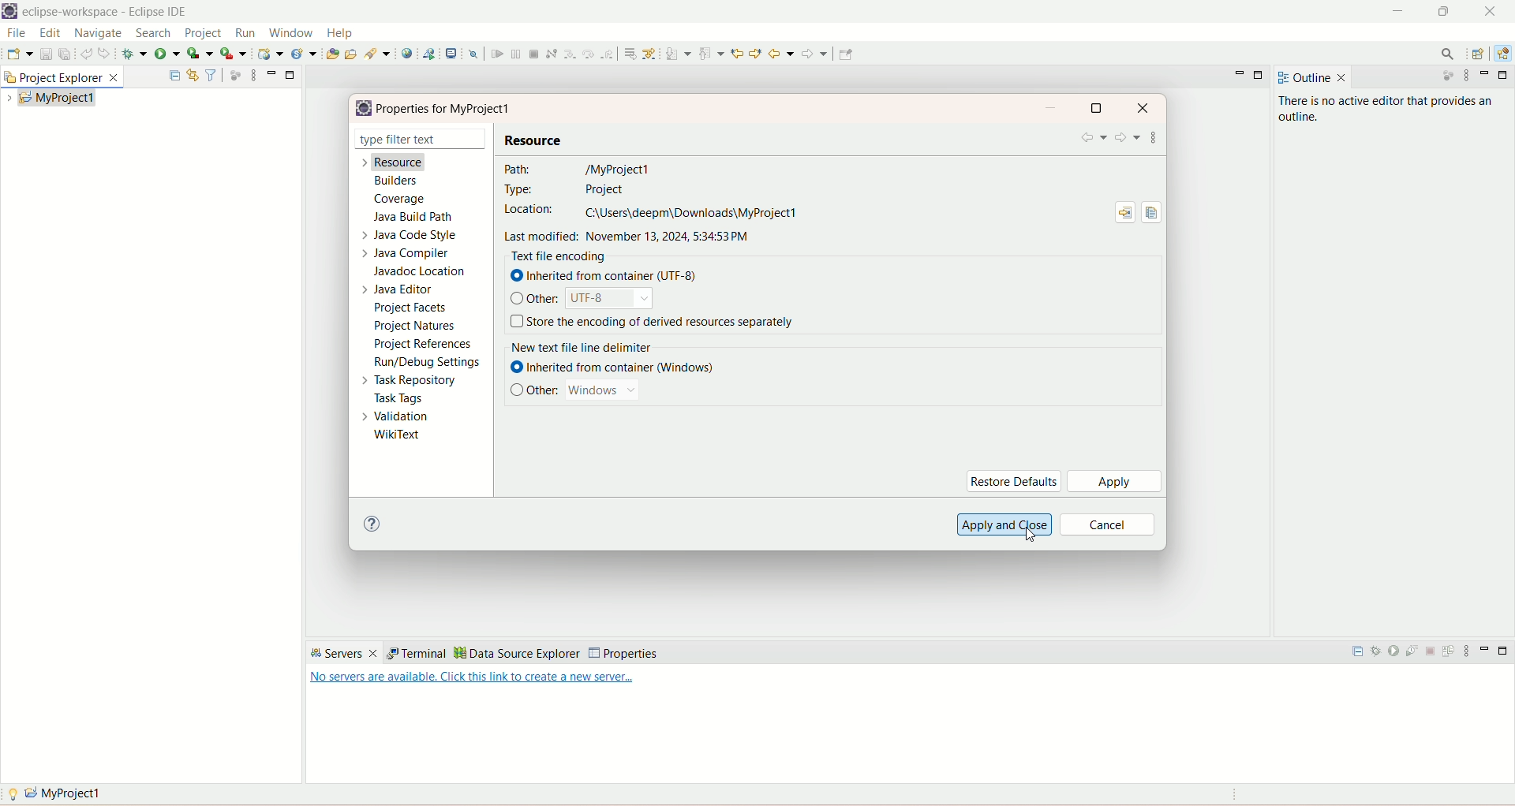 This screenshot has width=1515, height=806. I want to click on help, so click(370, 524).